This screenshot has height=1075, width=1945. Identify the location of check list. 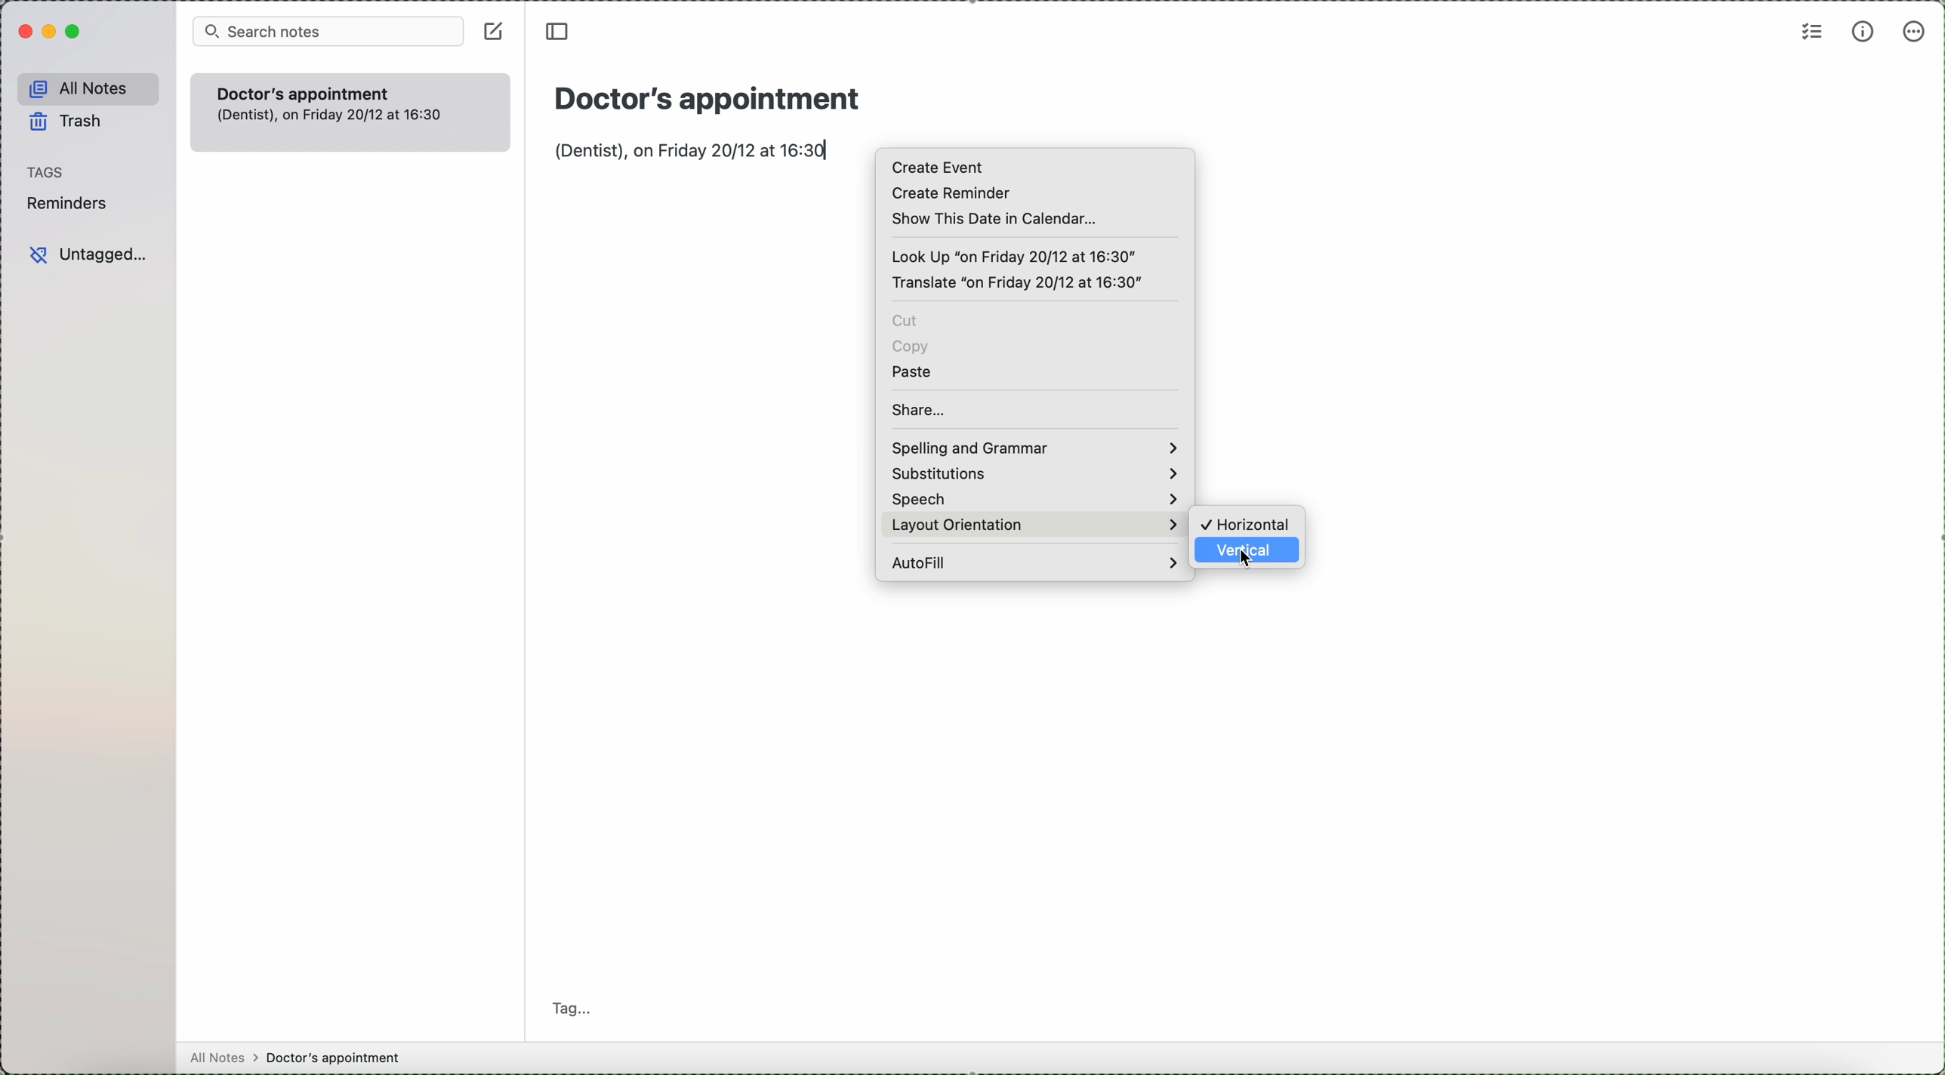
(1809, 32).